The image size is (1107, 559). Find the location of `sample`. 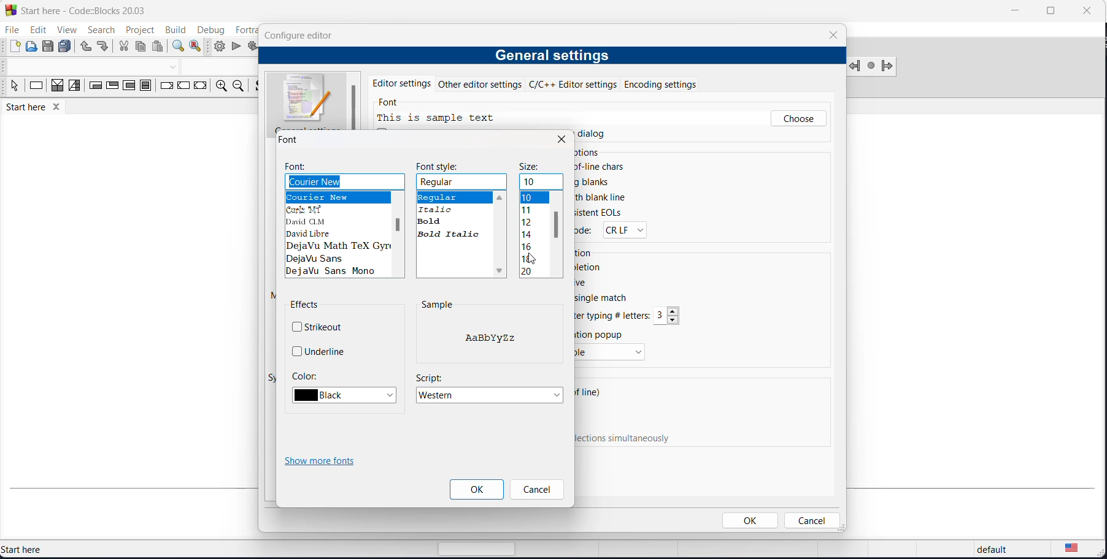

sample is located at coordinates (437, 305).